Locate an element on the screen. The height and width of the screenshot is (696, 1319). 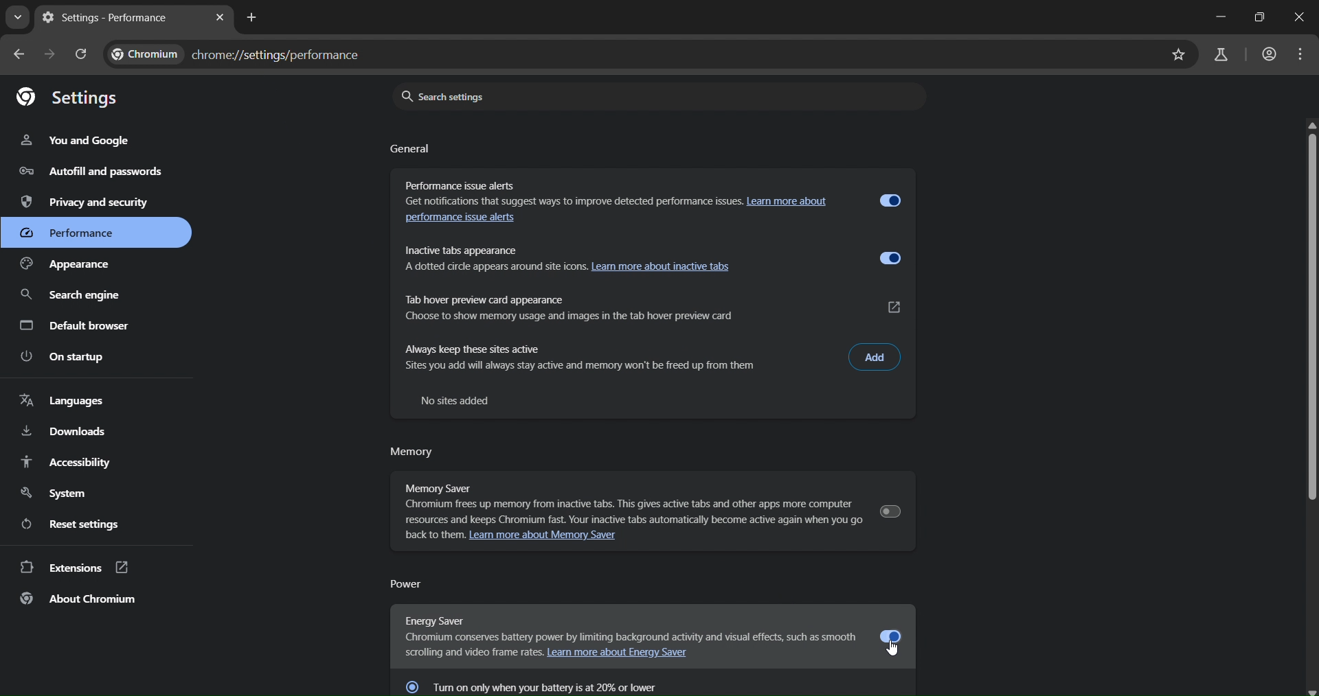
toggle button is located at coordinates (892, 200).